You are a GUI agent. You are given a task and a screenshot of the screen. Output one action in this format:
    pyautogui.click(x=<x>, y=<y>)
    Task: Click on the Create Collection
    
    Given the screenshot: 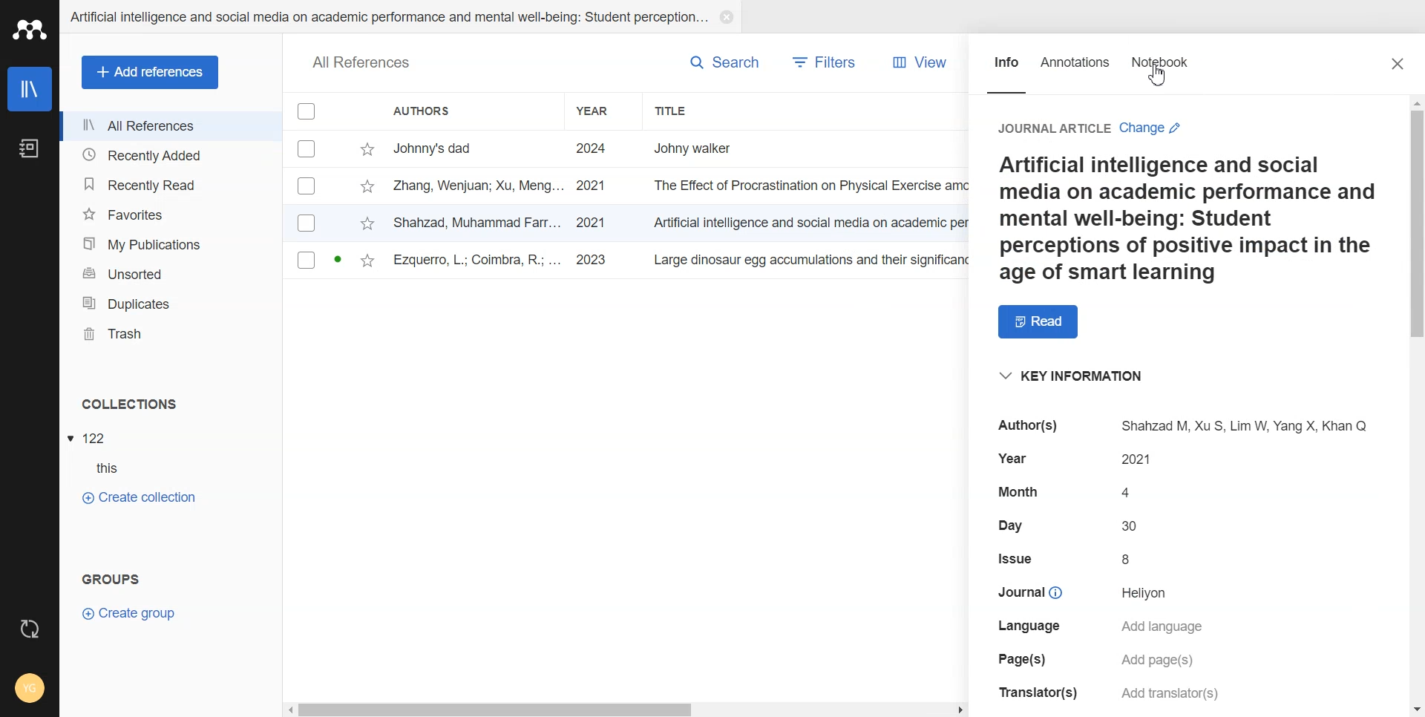 What is the action you would take?
    pyautogui.click(x=138, y=497)
    